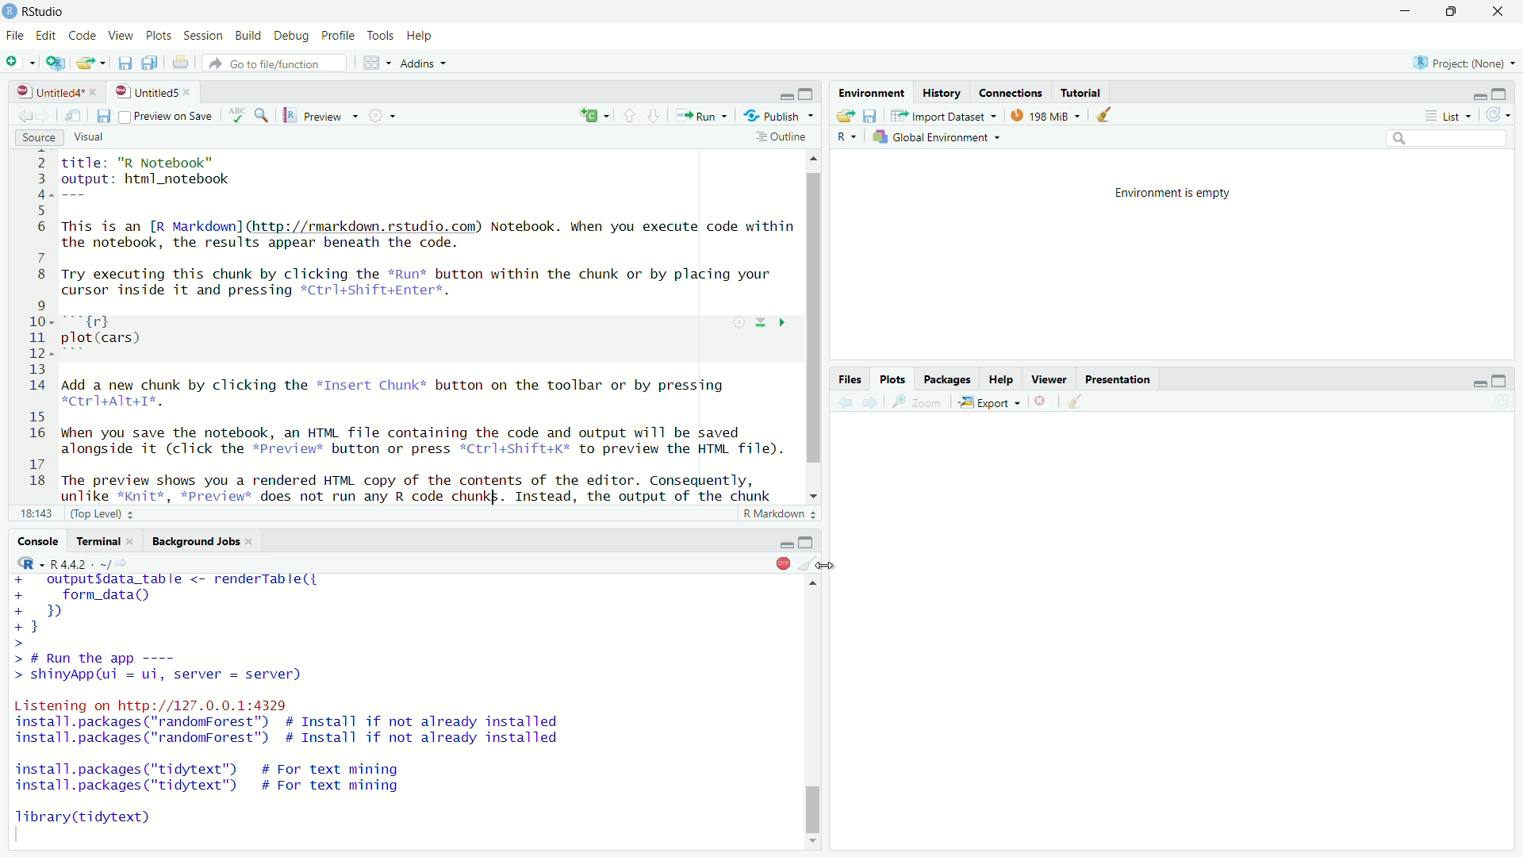 The image size is (1523, 857). Describe the element at coordinates (295, 699) in the screenshot. I see `R - R442 ~/

+ outputfdata_table <- renderTable({

+ form_data()

+B

+}

>

> # Run the app ----

> shinyApp(ui = ui, server = server)

Listening on http://127.0.0.1:4329

install.packages ("randomForest") # Install if not already installed
install.packages ("randomForest") # Install if not already installed
install.packages ("tidytext") # For text mining

install.packages ("tidytext") # For text mining

Tibrary(tidytext)

|` at that location.